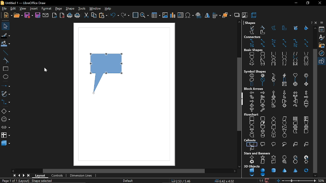 This screenshot has width=326, height=183. What do you see at coordinates (274, 46) in the screenshot?
I see `connector with arrows` at bounding box center [274, 46].